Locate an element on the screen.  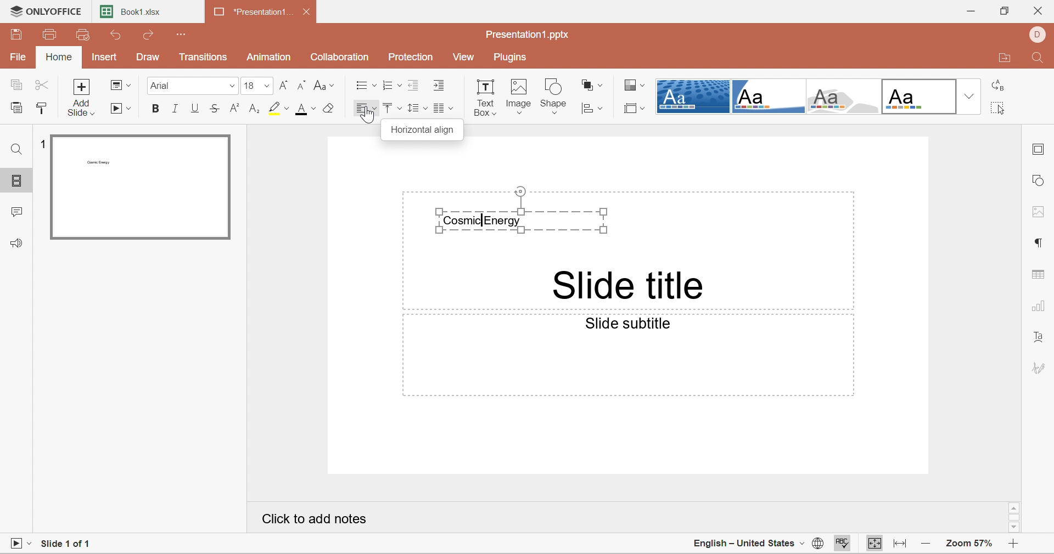
Change color theme is located at coordinates (635, 87).